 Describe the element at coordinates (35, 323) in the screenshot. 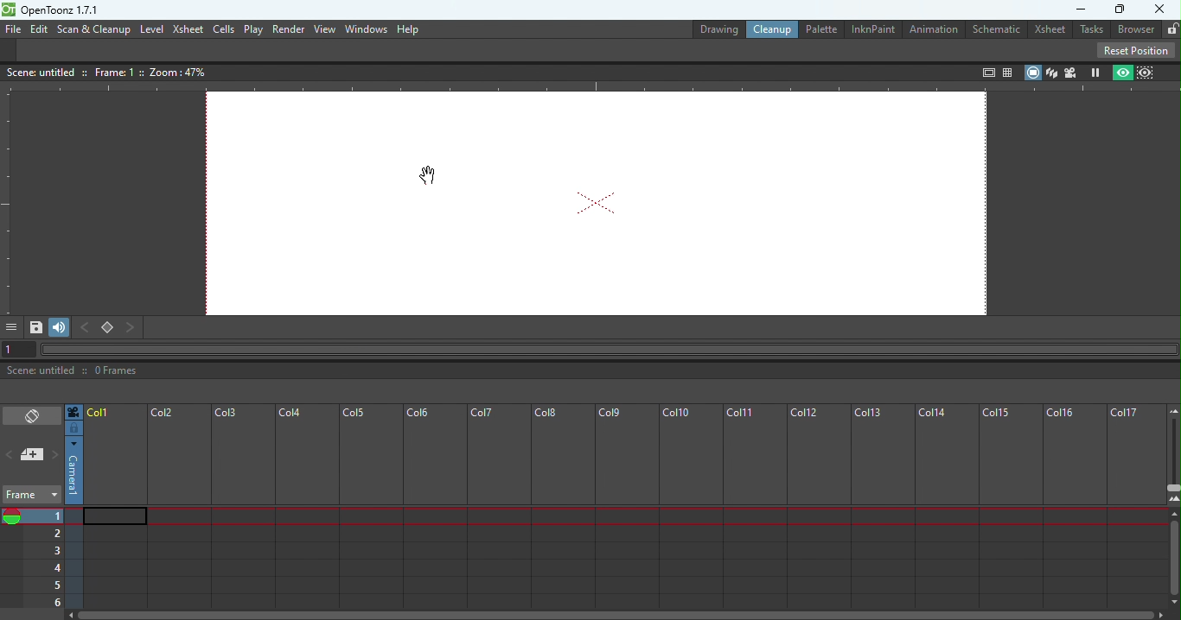

I see `Save Image` at that location.